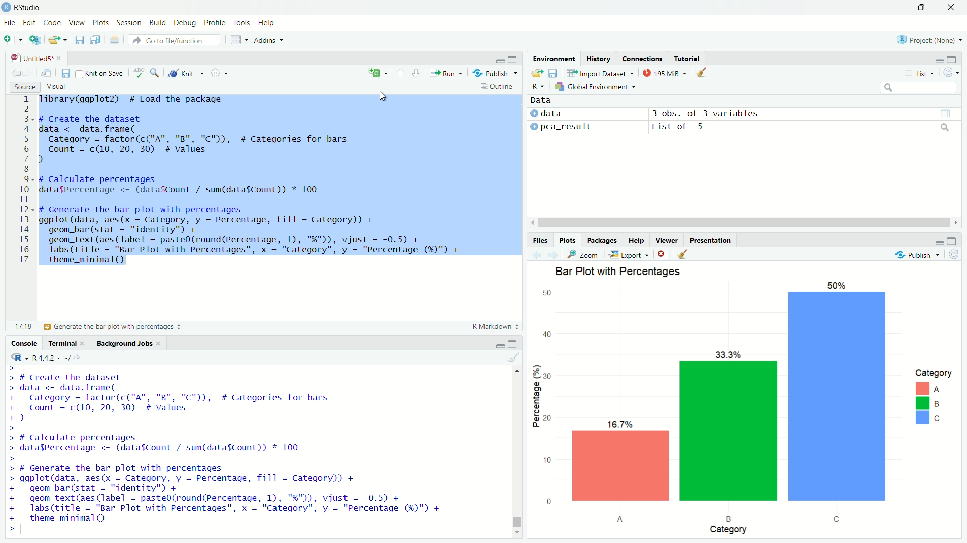  Describe the element at coordinates (31, 23) in the screenshot. I see `Edit` at that location.